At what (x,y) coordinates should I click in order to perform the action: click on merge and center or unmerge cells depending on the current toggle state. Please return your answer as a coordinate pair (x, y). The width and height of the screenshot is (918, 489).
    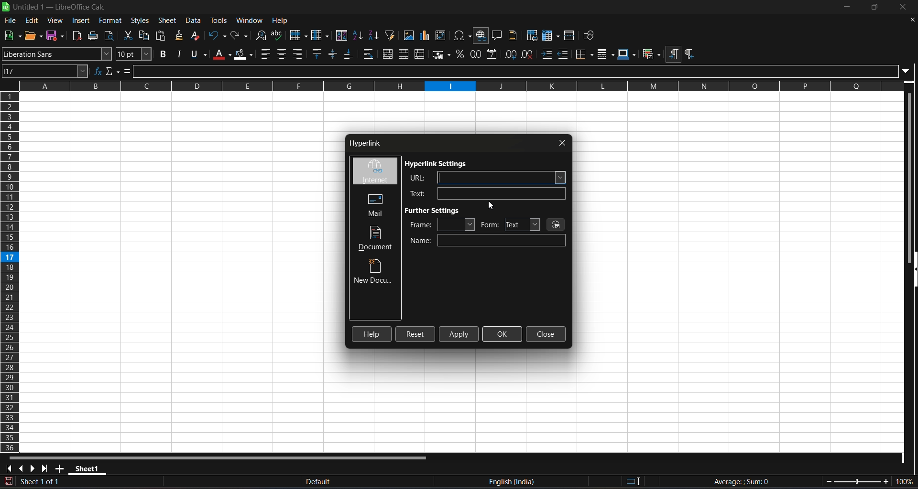
    Looking at the image, I should click on (387, 53).